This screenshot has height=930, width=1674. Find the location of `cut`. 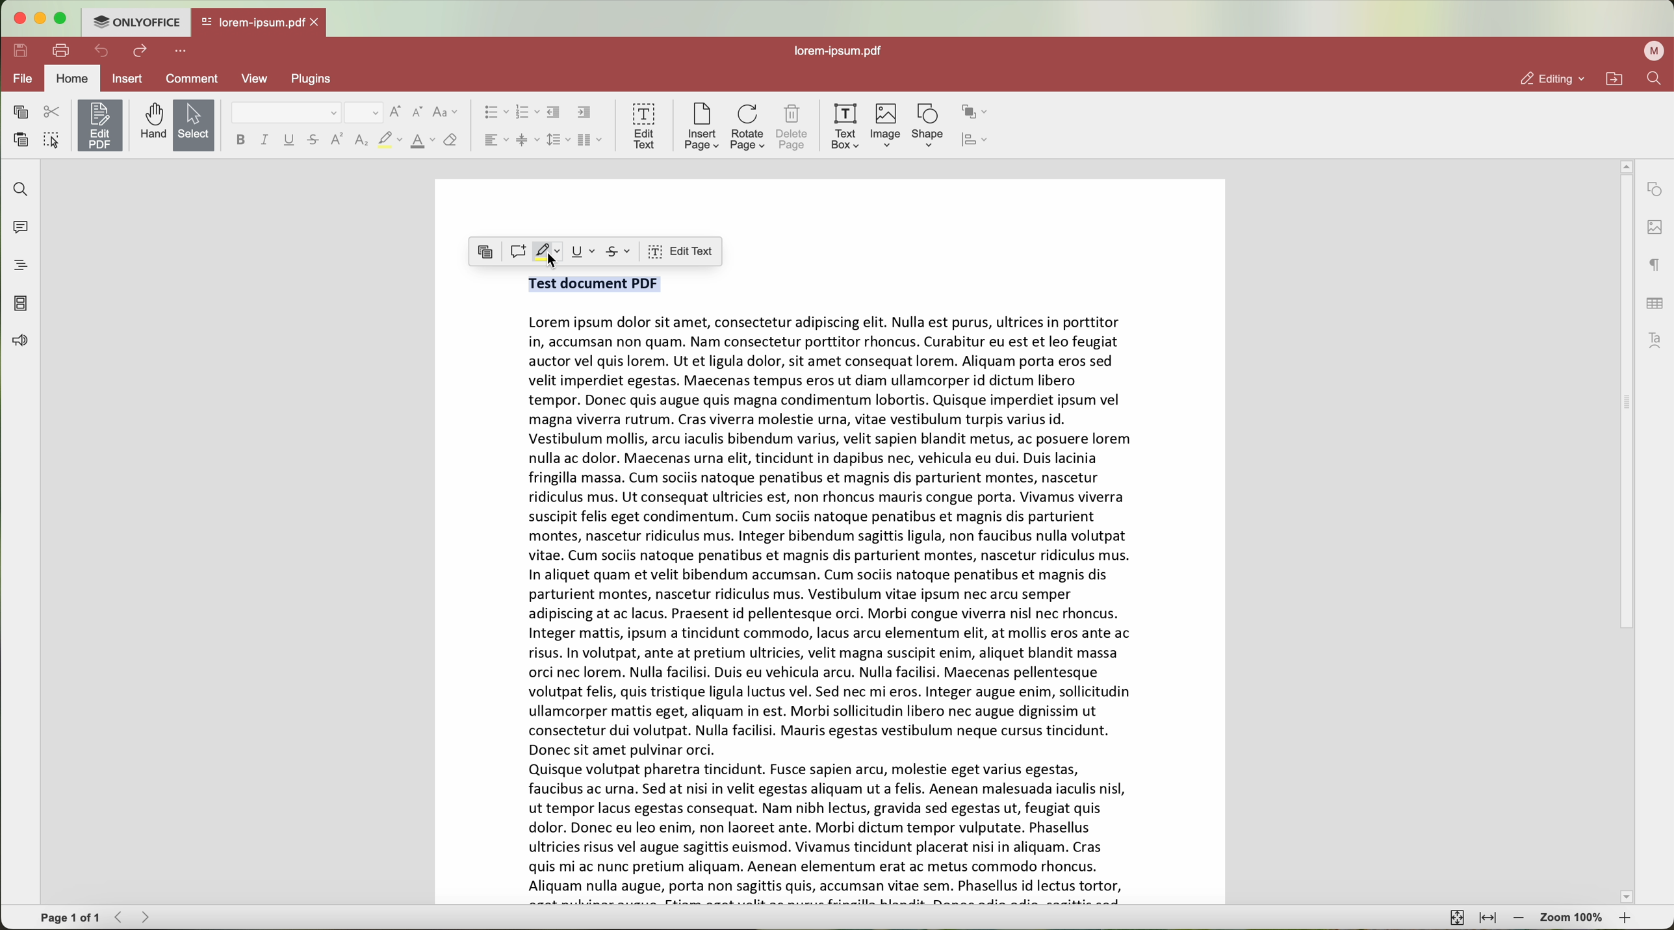

cut is located at coordinates (55, 112).